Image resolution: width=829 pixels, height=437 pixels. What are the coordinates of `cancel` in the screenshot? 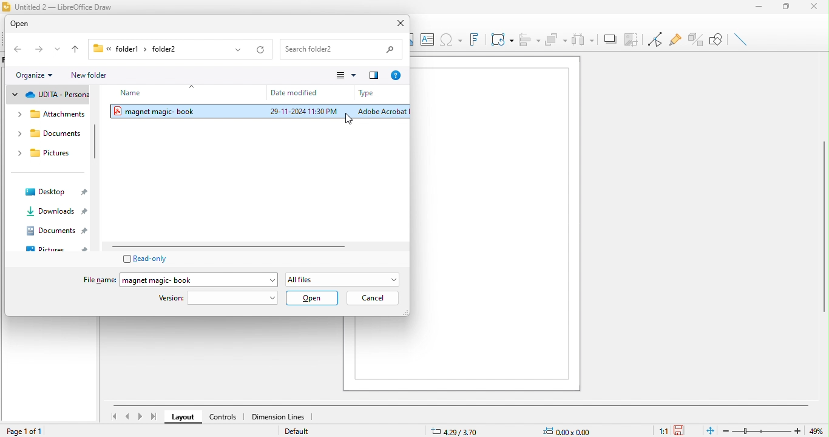 It's located at (373, 299).